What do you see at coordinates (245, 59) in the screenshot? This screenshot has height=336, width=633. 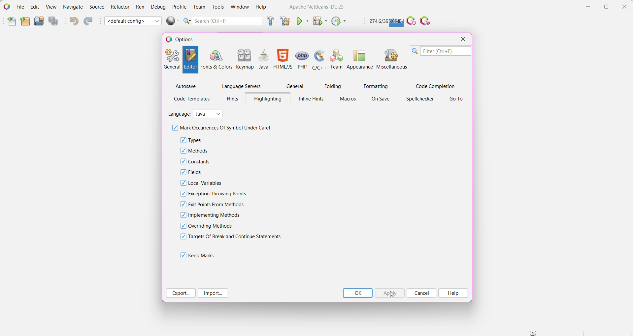 I see `Keymap` at bounding box center [245, 59].